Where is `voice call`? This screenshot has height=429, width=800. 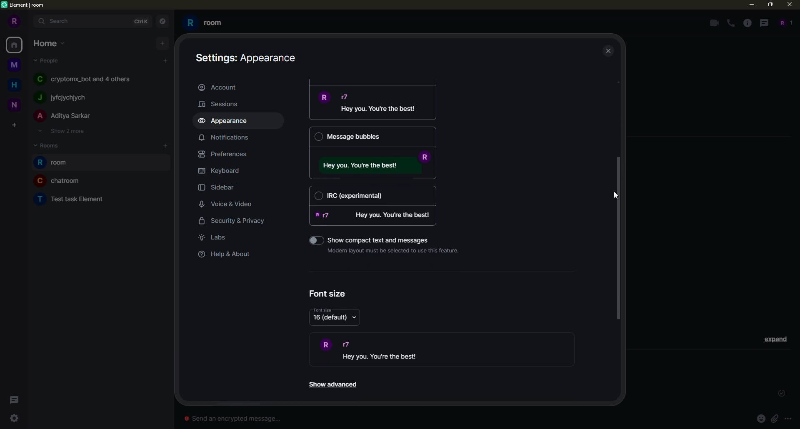 voice call is located at coordinates (732, 23).